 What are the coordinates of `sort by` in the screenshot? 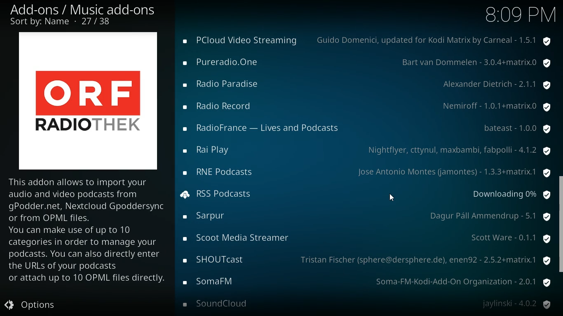 It's located at (63, 22).